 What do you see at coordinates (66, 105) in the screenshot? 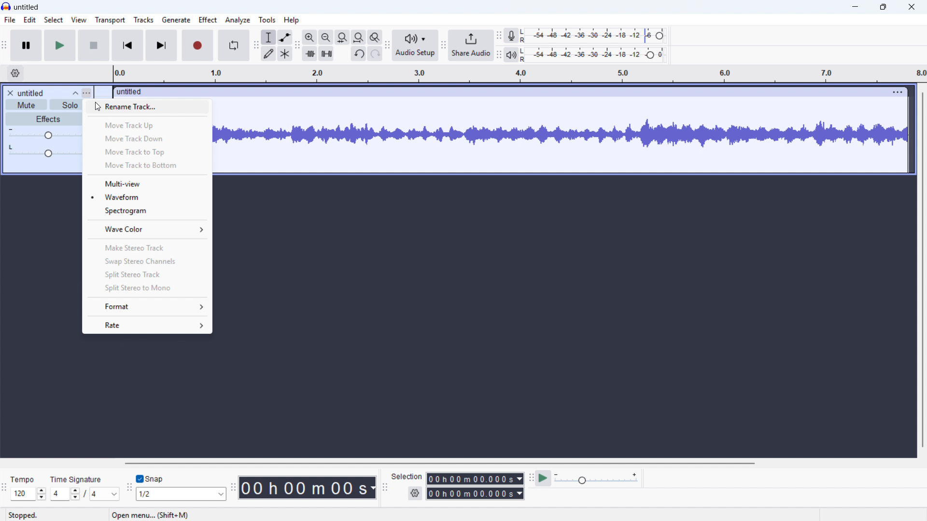
I see `solo ` at bounding box center [66, 105].